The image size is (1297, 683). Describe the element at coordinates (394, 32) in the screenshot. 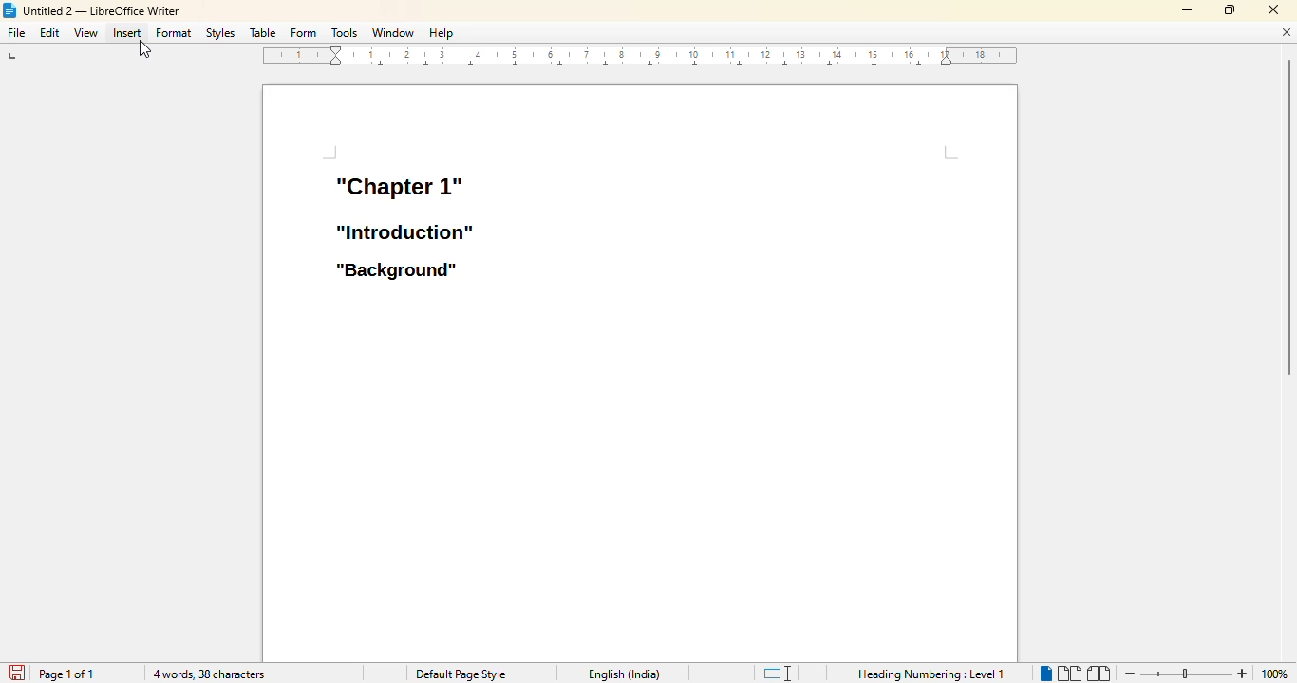

I see `window` at that location.